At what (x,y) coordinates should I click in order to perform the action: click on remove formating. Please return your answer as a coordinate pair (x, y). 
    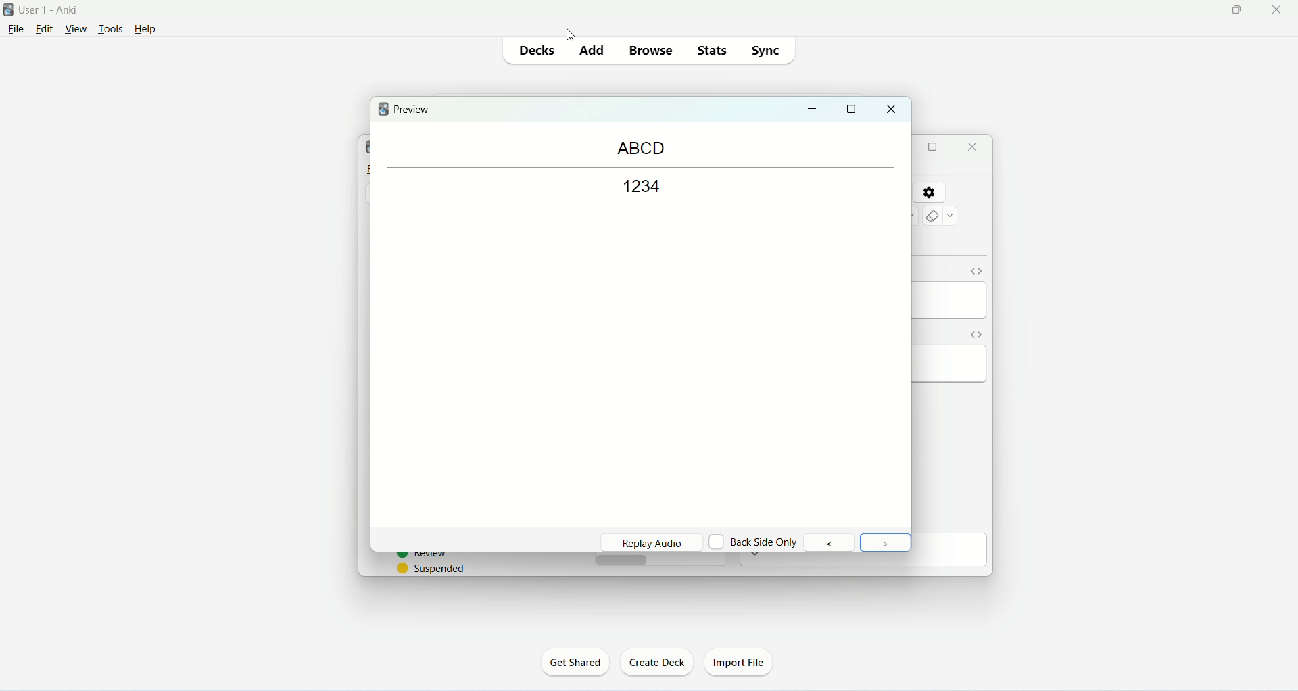
    Looking at the image, I should click on (940, 216).